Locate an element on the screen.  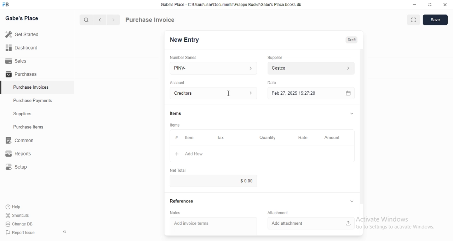
Amount is located at coordinates (334, 138).